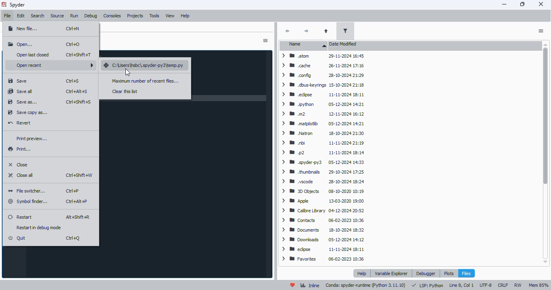  What do you see at coordinates (322, 240) in the screenshot?
I see `> WM Downloads ~~ 05-12-2024 14:12` at bounding box center [322, 240].